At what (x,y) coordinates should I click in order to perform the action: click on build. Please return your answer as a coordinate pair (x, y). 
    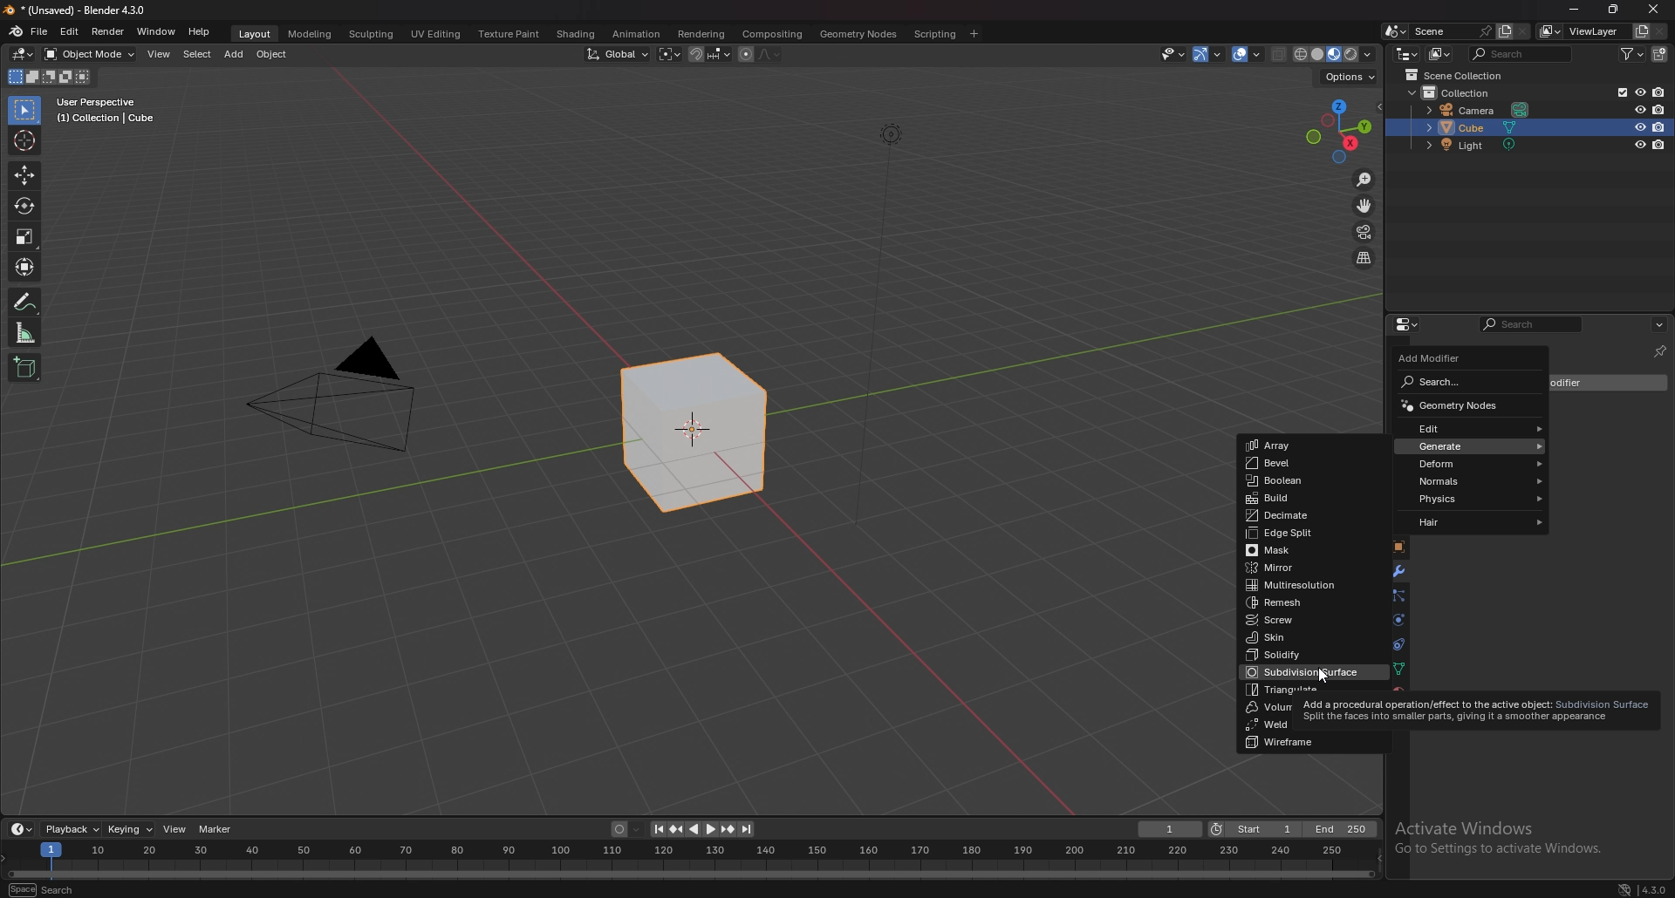
    Looking at the image, I should click on (1311, 498).